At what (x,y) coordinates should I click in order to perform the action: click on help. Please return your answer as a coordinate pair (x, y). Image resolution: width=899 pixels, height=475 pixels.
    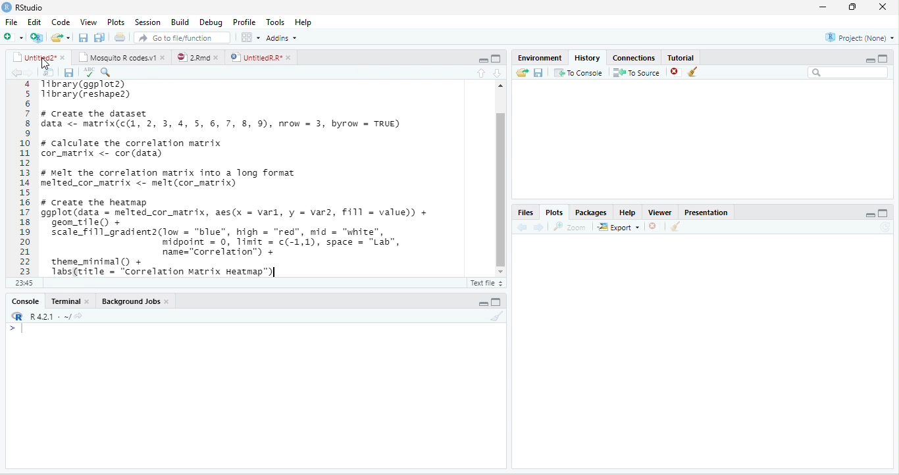
    Looking at the image, I should click on (626, 212).